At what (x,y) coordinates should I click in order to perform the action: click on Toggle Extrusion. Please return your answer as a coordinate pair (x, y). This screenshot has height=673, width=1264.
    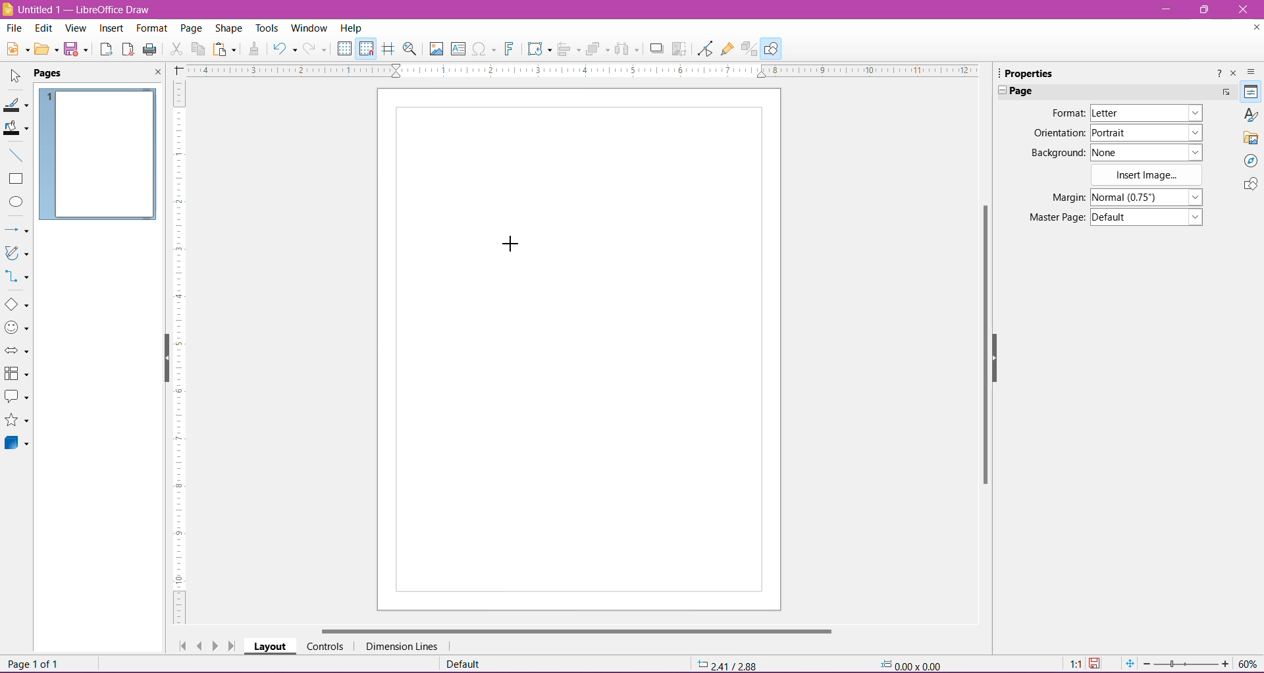
    Looking at the image, I should click on (750, 49).